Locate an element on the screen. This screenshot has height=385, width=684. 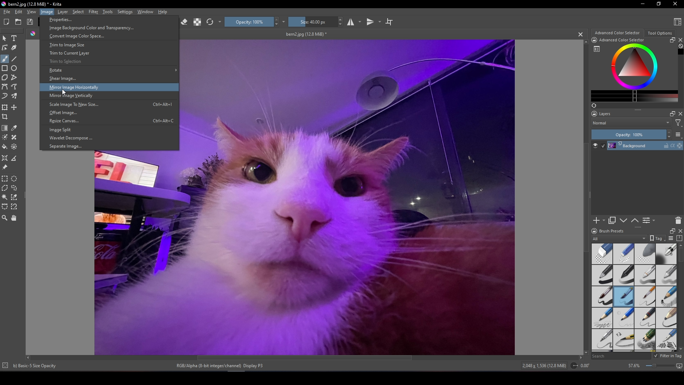
Mirror image vertically is located at coordinates (109, 96).